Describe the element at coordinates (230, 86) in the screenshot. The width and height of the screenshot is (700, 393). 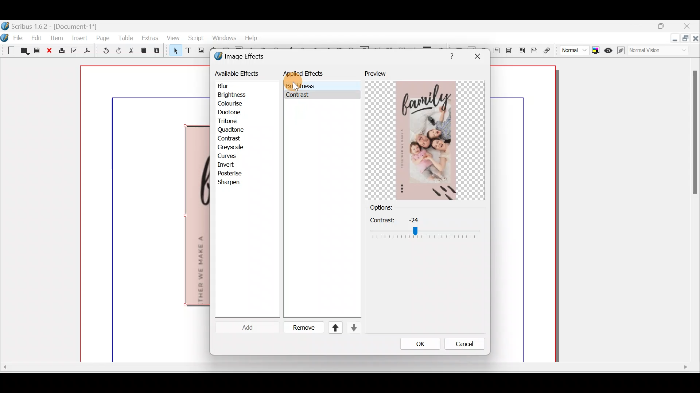
I see `Blur` at that location.